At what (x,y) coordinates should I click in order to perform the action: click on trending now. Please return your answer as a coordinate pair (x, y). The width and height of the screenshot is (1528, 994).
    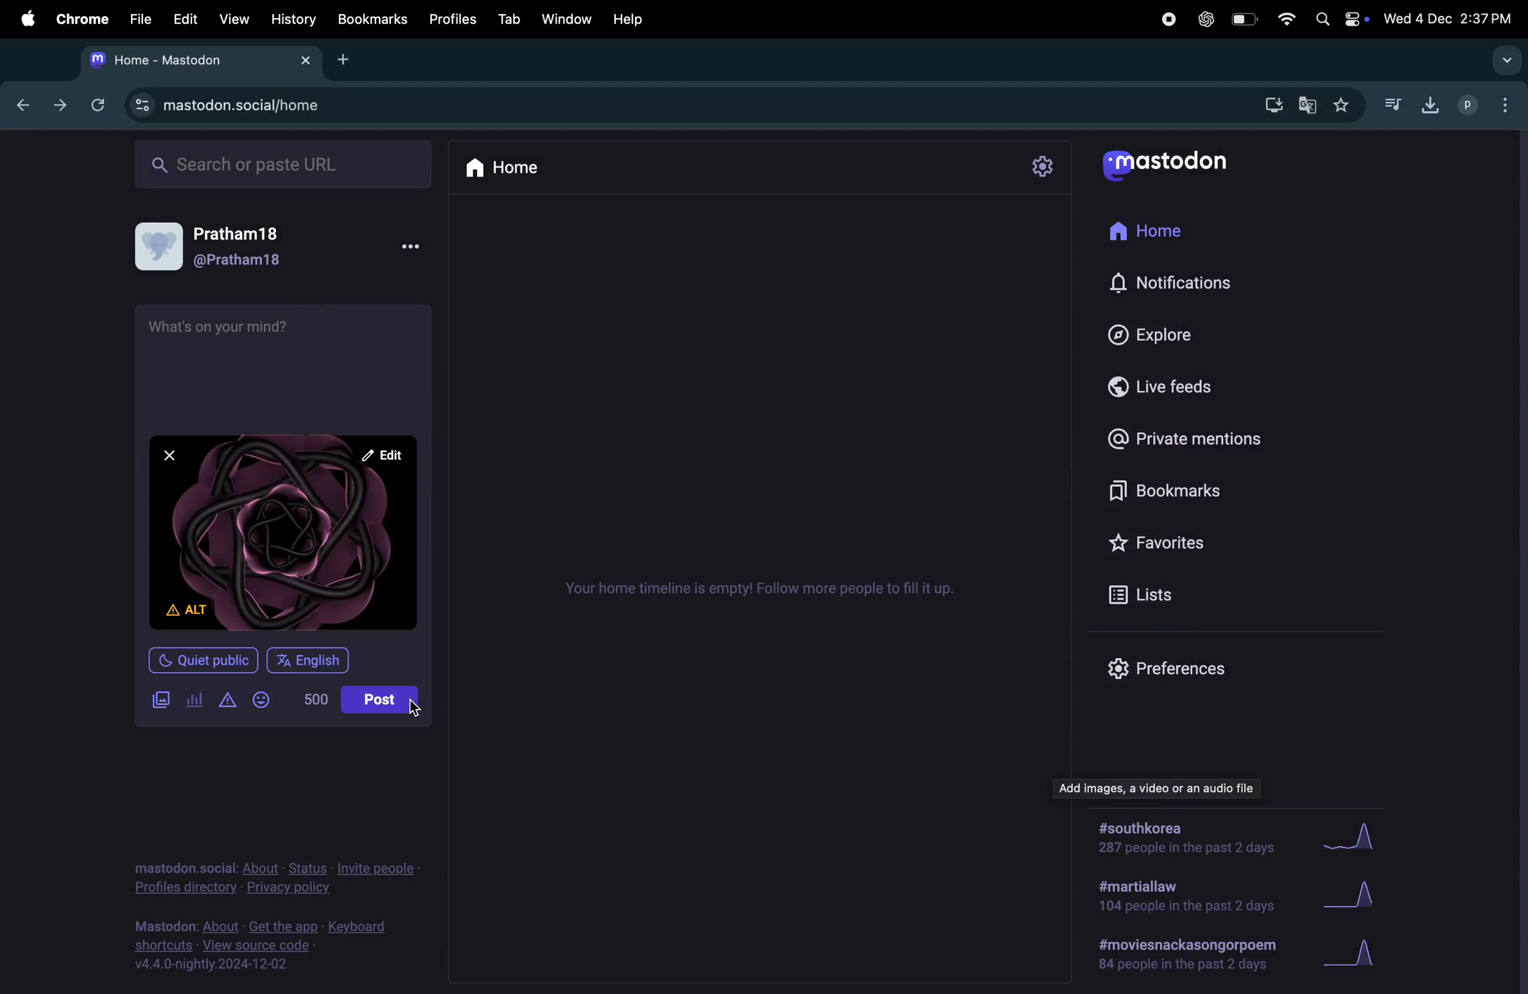
    Looking at the image, I should click on (1161, 786).